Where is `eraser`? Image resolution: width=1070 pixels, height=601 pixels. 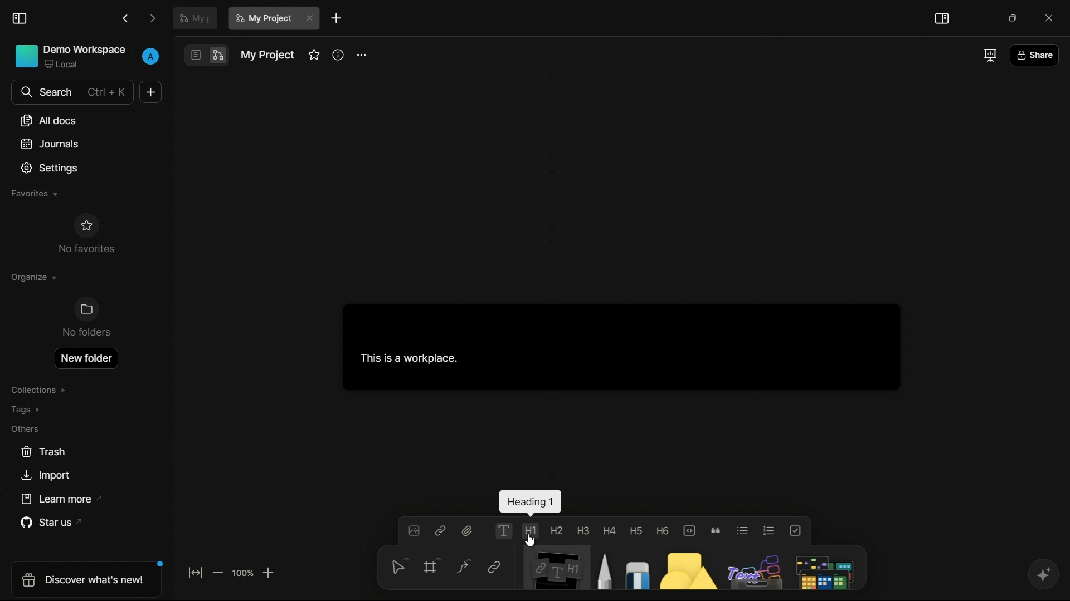
eraser is located at coordinates (634, 567).